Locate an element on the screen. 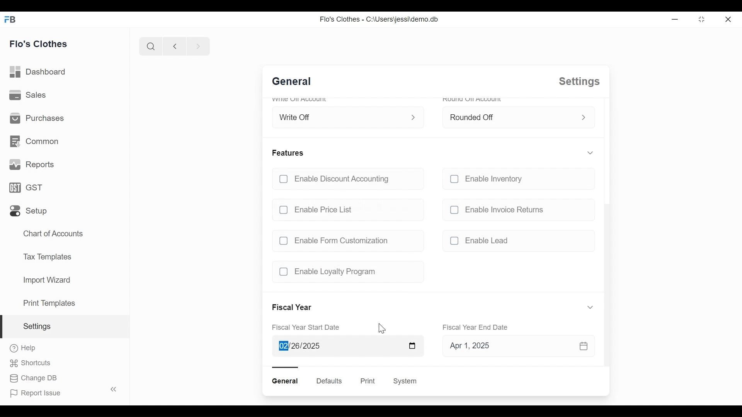 This screenshot has width=742, height=417. Setup is located at coordinates (29, 211).